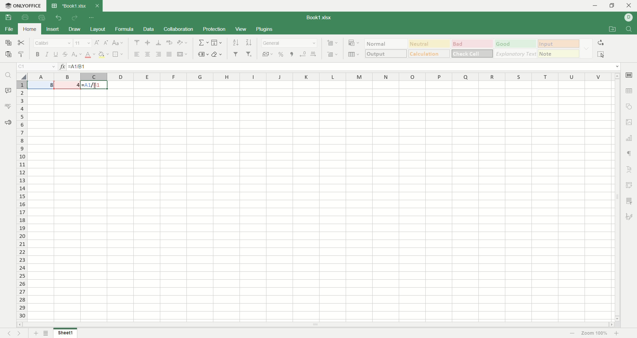 This screenshot has width=637, height=338. I want to click on wrap text, so click(170, 41).